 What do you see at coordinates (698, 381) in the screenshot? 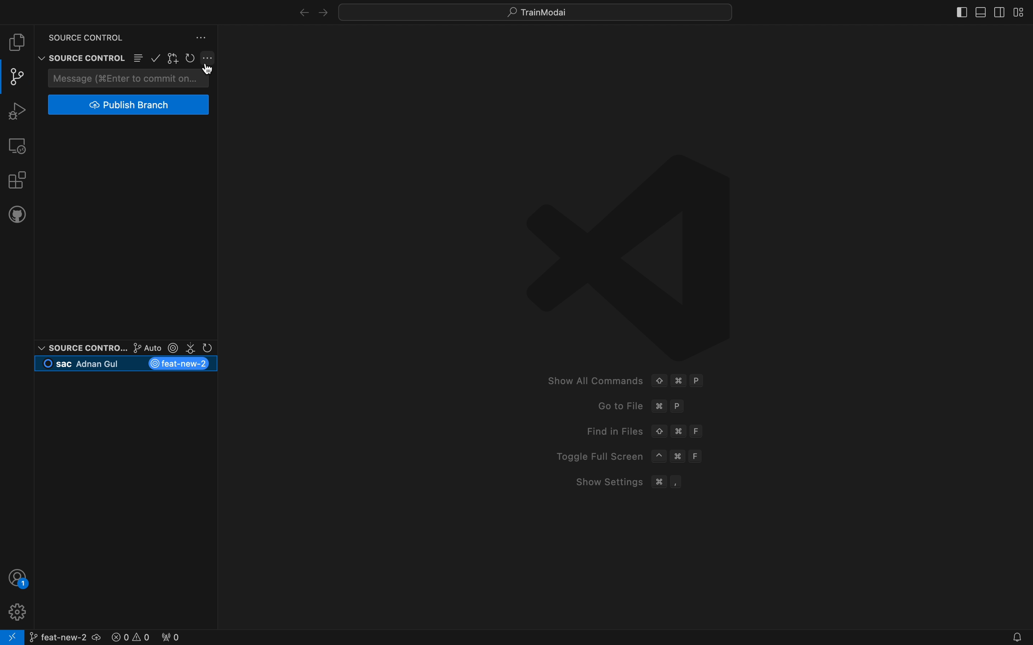
I see `P` at bounding box center [698, 381].